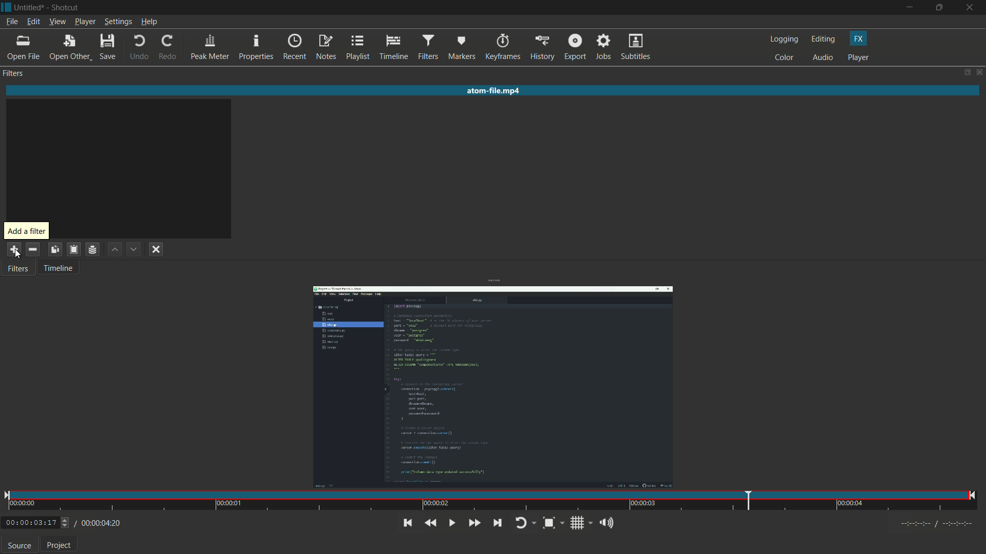 The height and width of the screenshot is (554, 986). I want to click on Shotcut icon, so click(6, 8).